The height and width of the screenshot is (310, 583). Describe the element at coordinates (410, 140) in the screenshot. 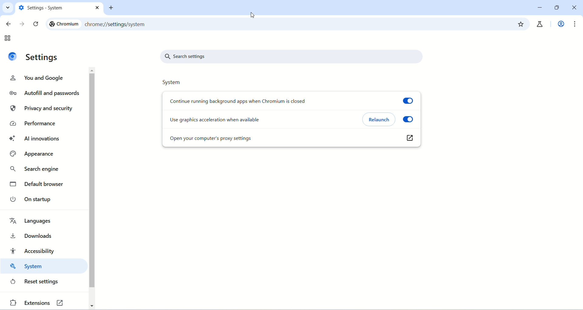

I see `link` at that location.